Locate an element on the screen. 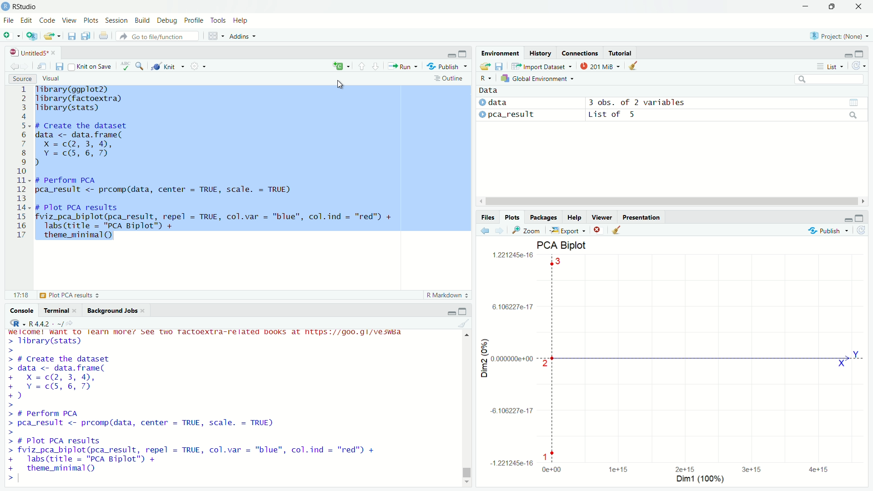 The width and height of the screenshot is (873, 491). Packages is located at coordinates (544, 217).